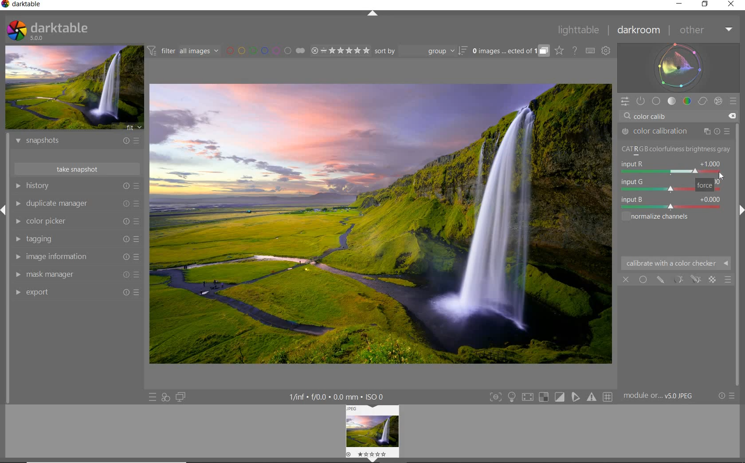  I want to click on INPUT R, so click(670, 167).